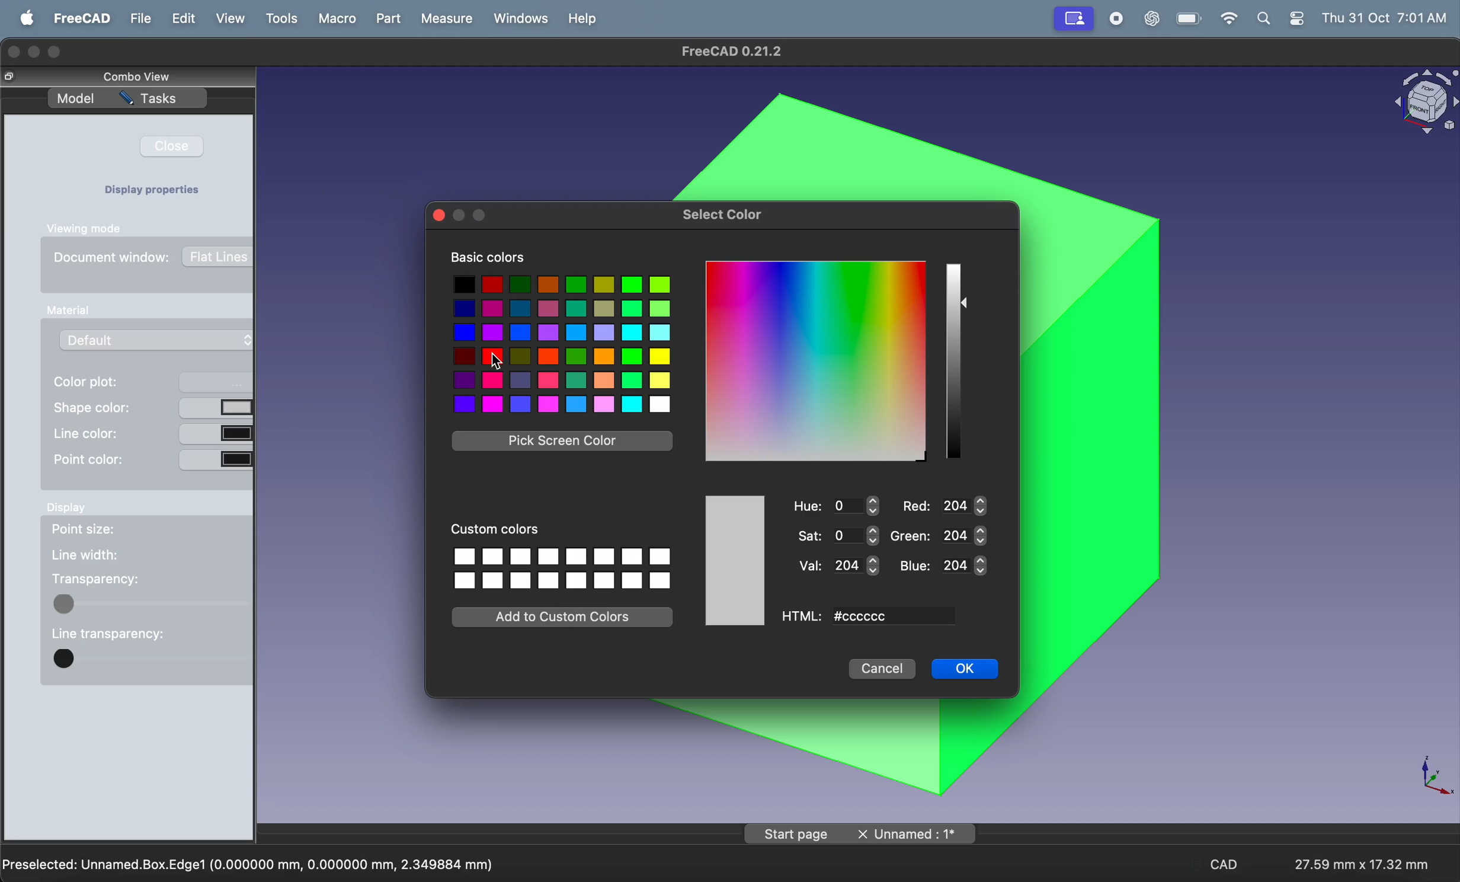 The height and width of the screenshot is (882, 1460). I want to click on file, so click(139, 18).